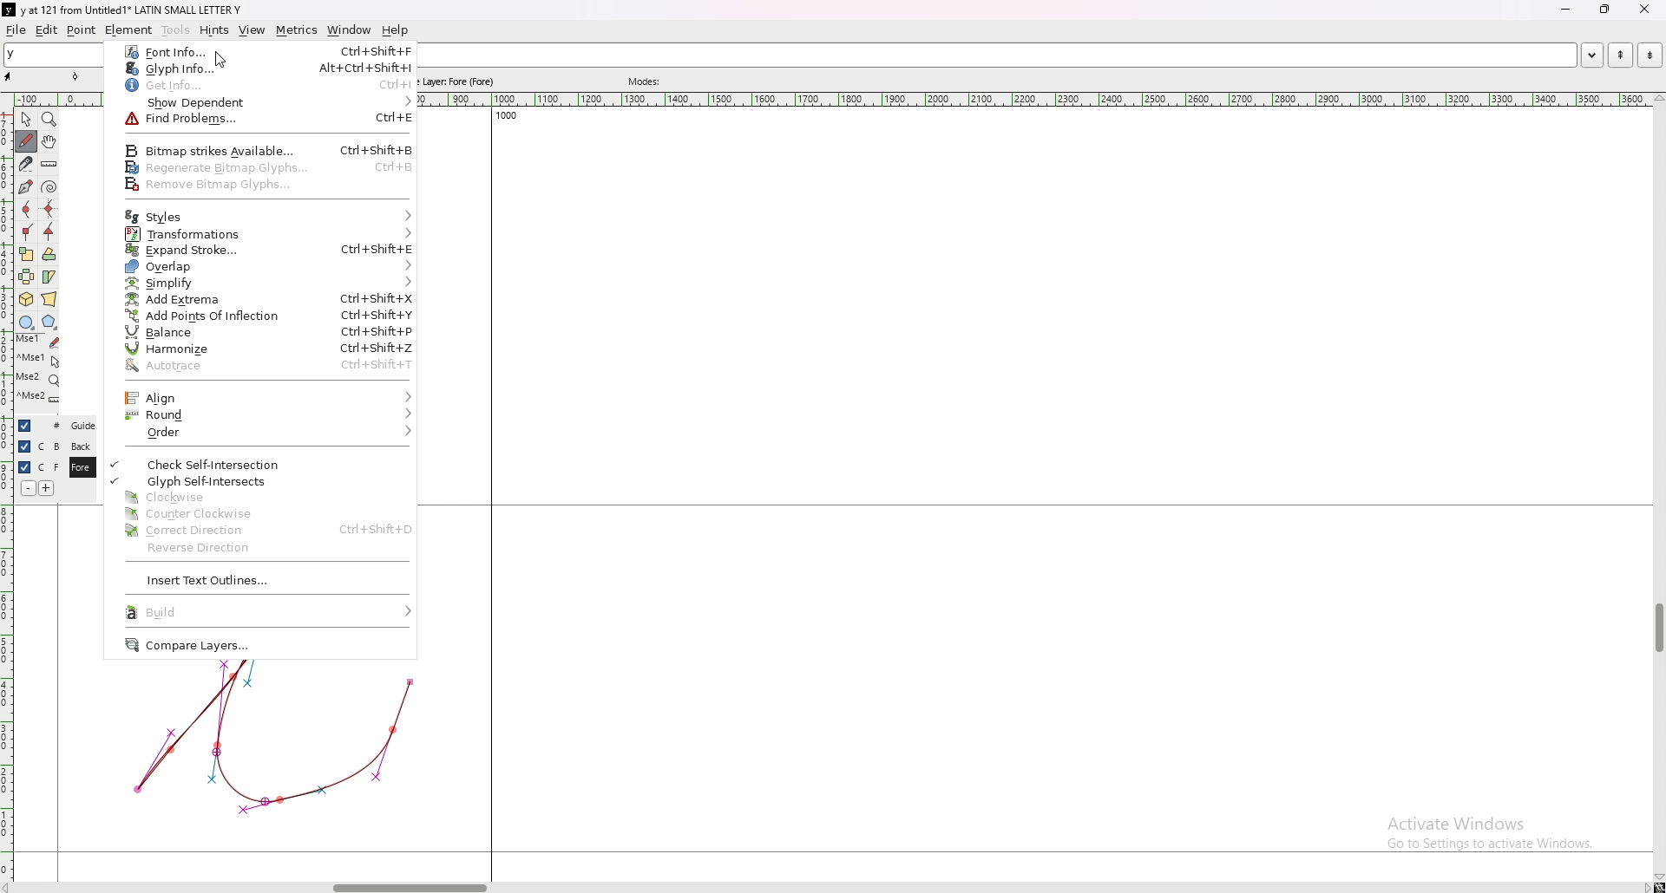 Image resolution: width=1666 pixels, height=893 pixels. Describe the element at coordinates (26, 141) in the screenshot. I see `draw freehand` at that location.